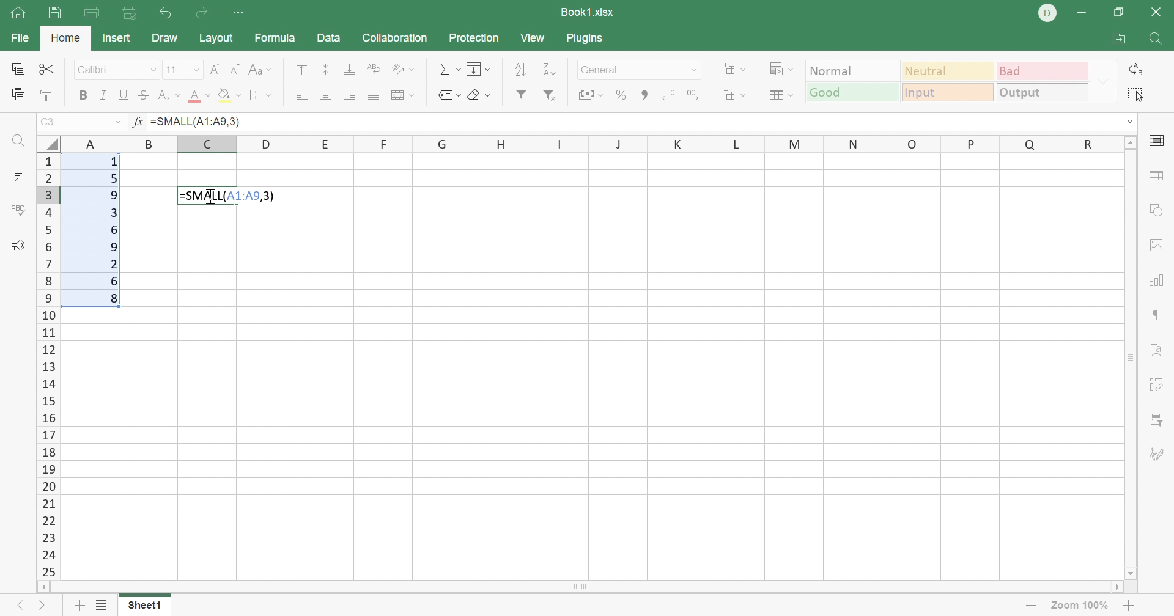 The image size is (1174, 616). What do you see at coordinates (734, 95) in the screenshot?
I see `Delete cells` at bounding box center [734, 95].